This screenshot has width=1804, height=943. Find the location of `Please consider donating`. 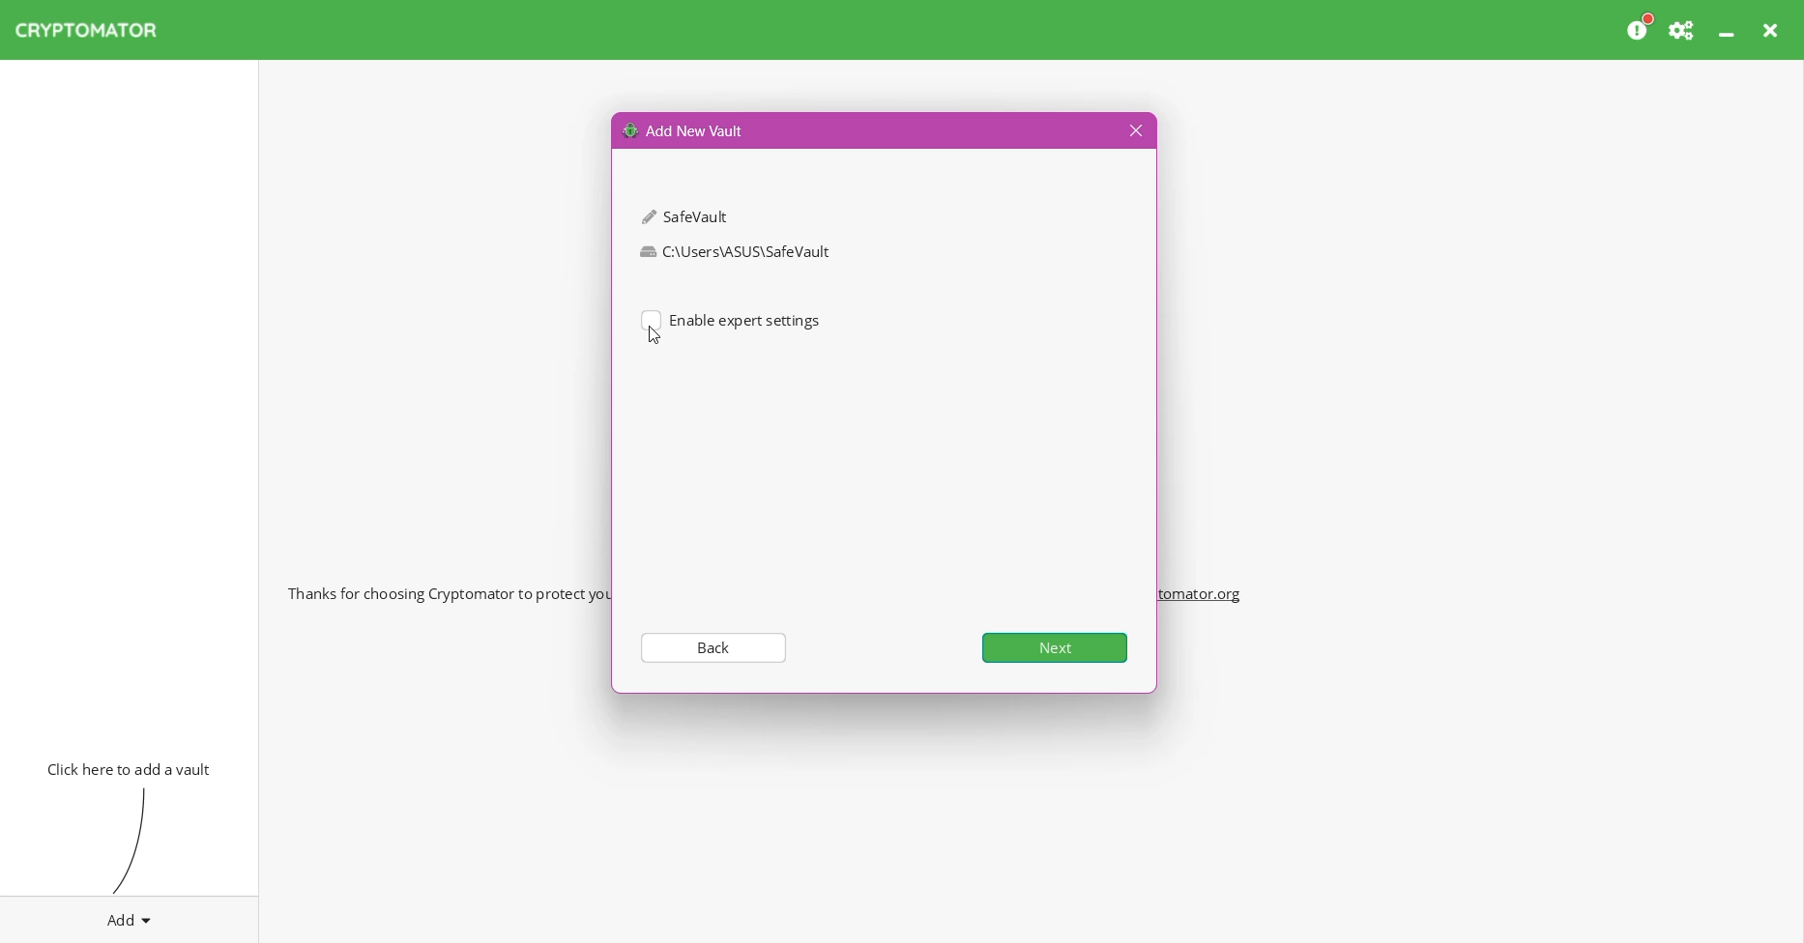

Please consider donating is located at coordinates (1641, 28).